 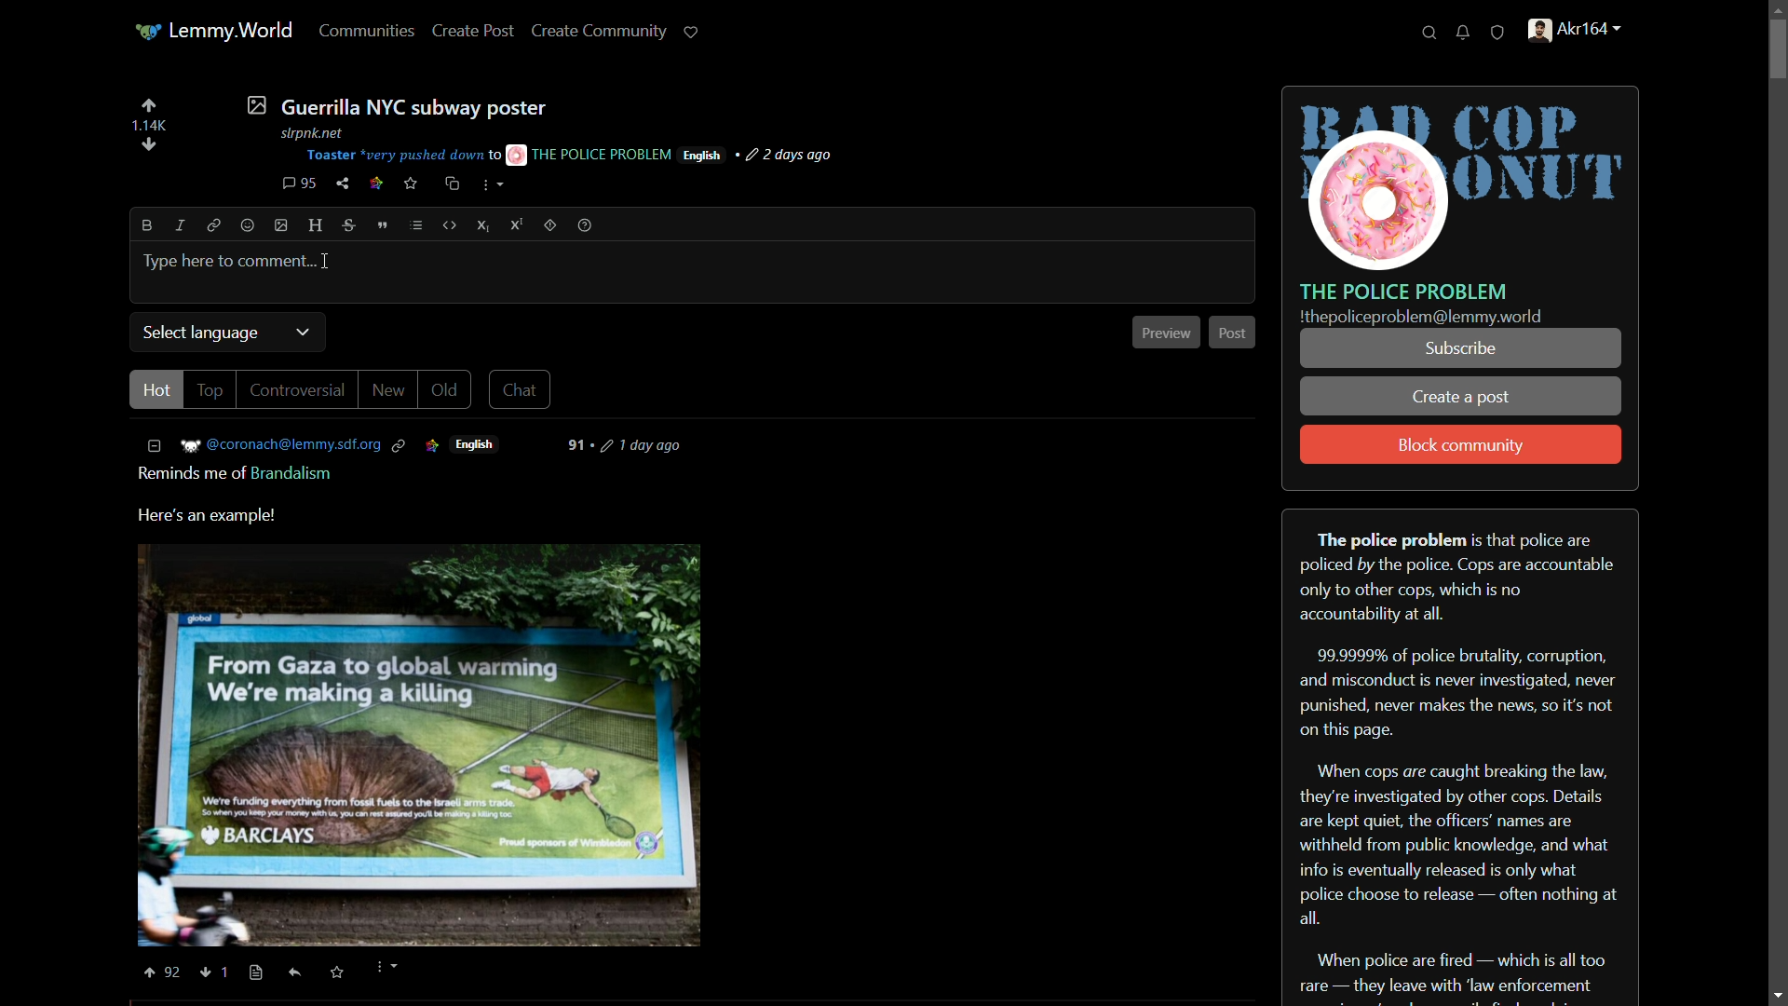 What do you see at coordinates (216, 972) in the screenshot?
I see `downvote` at bounding box center [216, 972].